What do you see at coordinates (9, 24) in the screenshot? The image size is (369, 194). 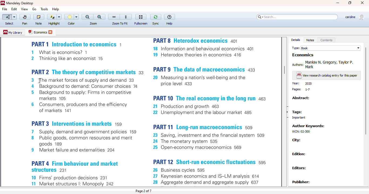 I see `select` at bounding box center [9, 24].